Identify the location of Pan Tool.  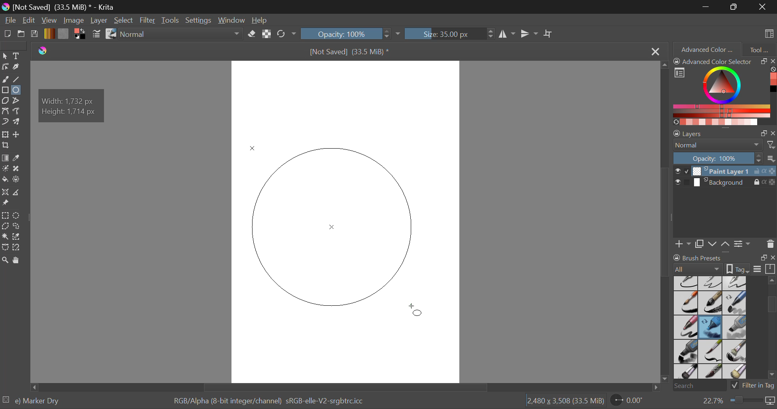
(18, 260).